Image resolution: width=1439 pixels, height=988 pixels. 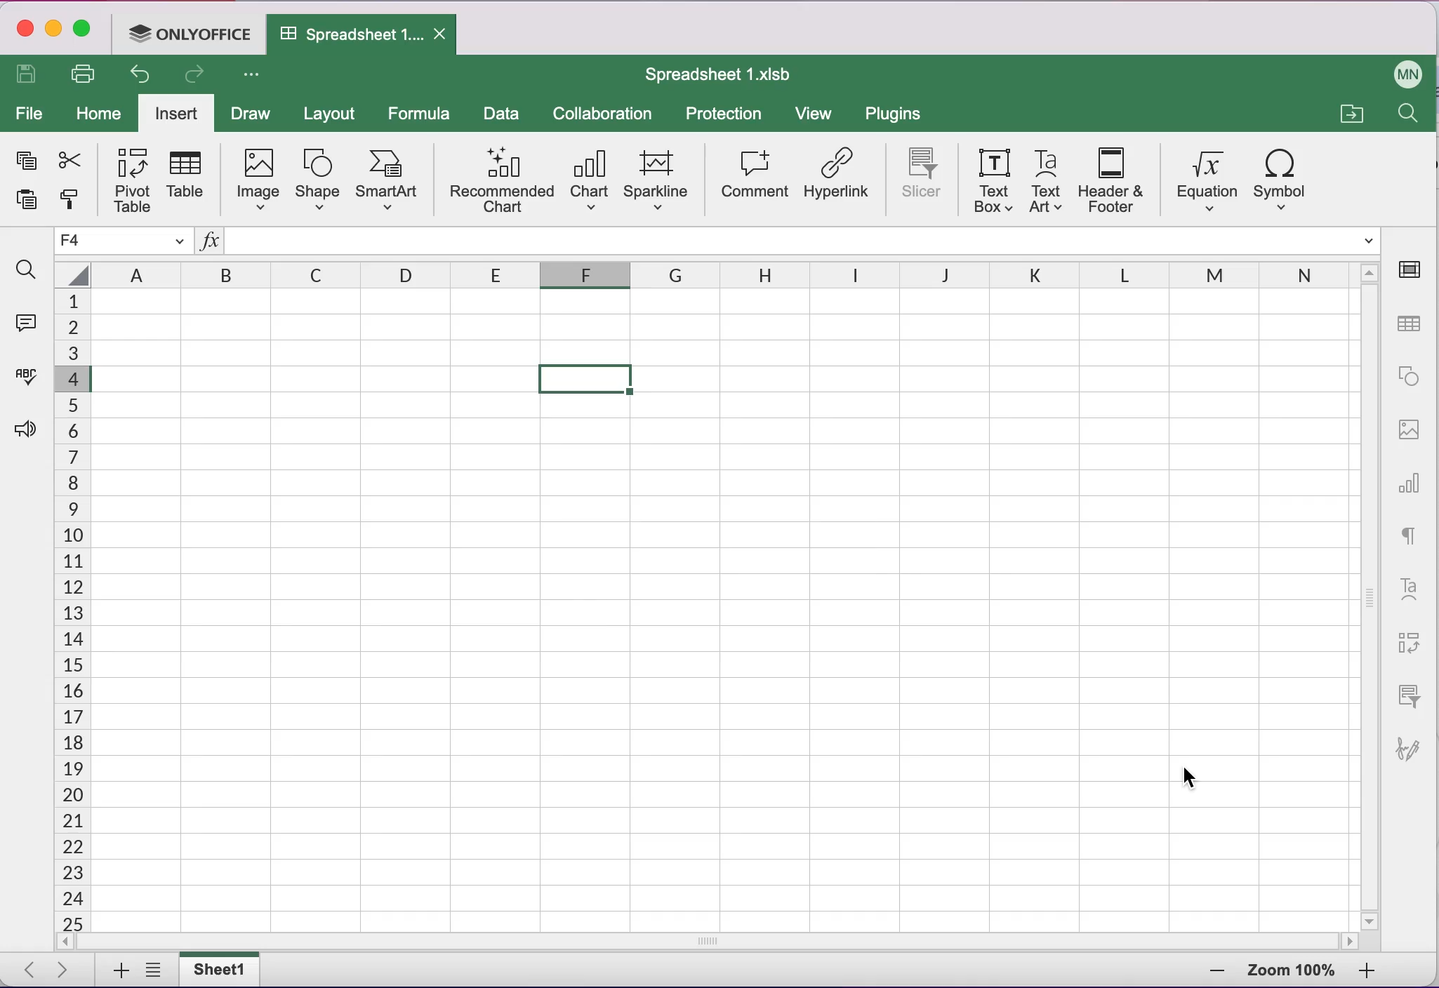 What do you see at coordinates (72, 201) in the screenshot?
I see `copy style` at bounding box center [72, 201].